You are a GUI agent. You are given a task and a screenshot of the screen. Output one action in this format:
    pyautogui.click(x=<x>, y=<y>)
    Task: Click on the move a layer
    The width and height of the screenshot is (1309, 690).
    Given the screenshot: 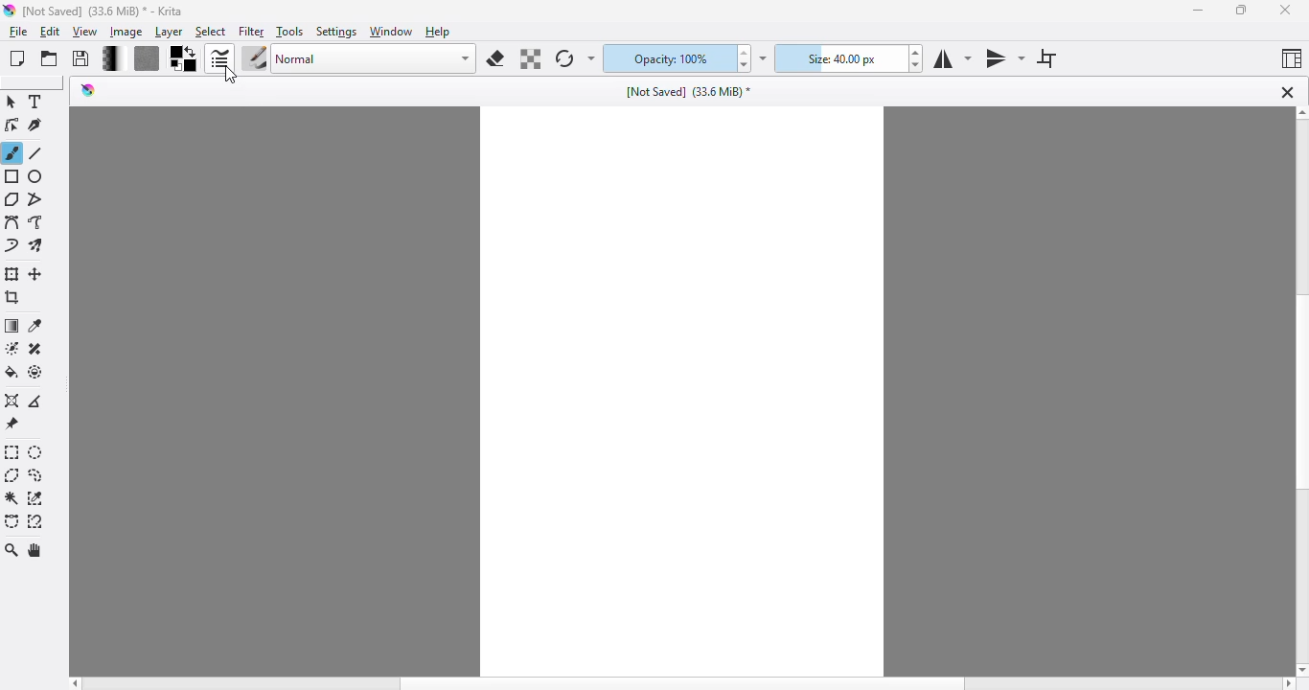 What is the action you would take?
    pyautogui.click(x=37, y=275)
    